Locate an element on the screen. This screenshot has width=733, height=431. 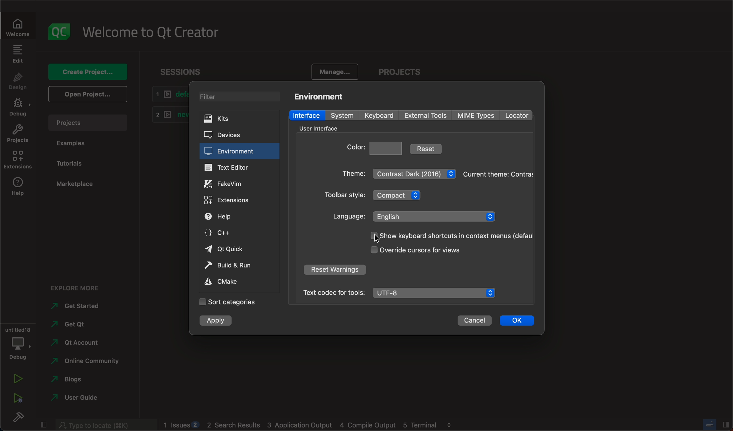
reser is located at coordinates (336, 269).